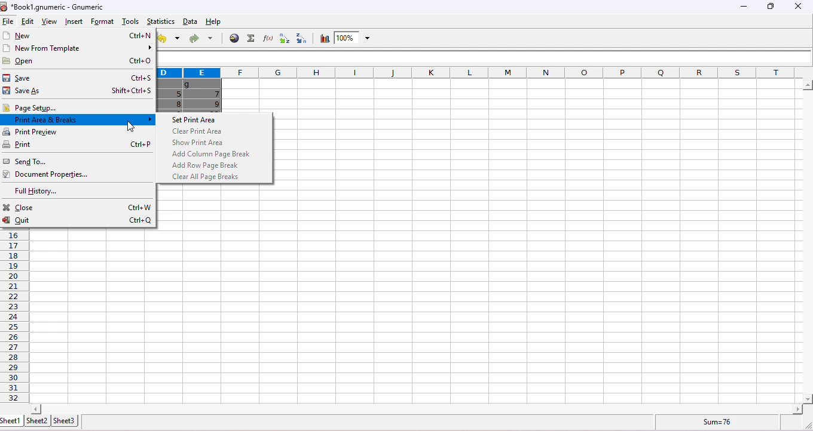 Image resolution: width=813 pixels, height=431 pixels. I want to click on save, so click(80, 78).